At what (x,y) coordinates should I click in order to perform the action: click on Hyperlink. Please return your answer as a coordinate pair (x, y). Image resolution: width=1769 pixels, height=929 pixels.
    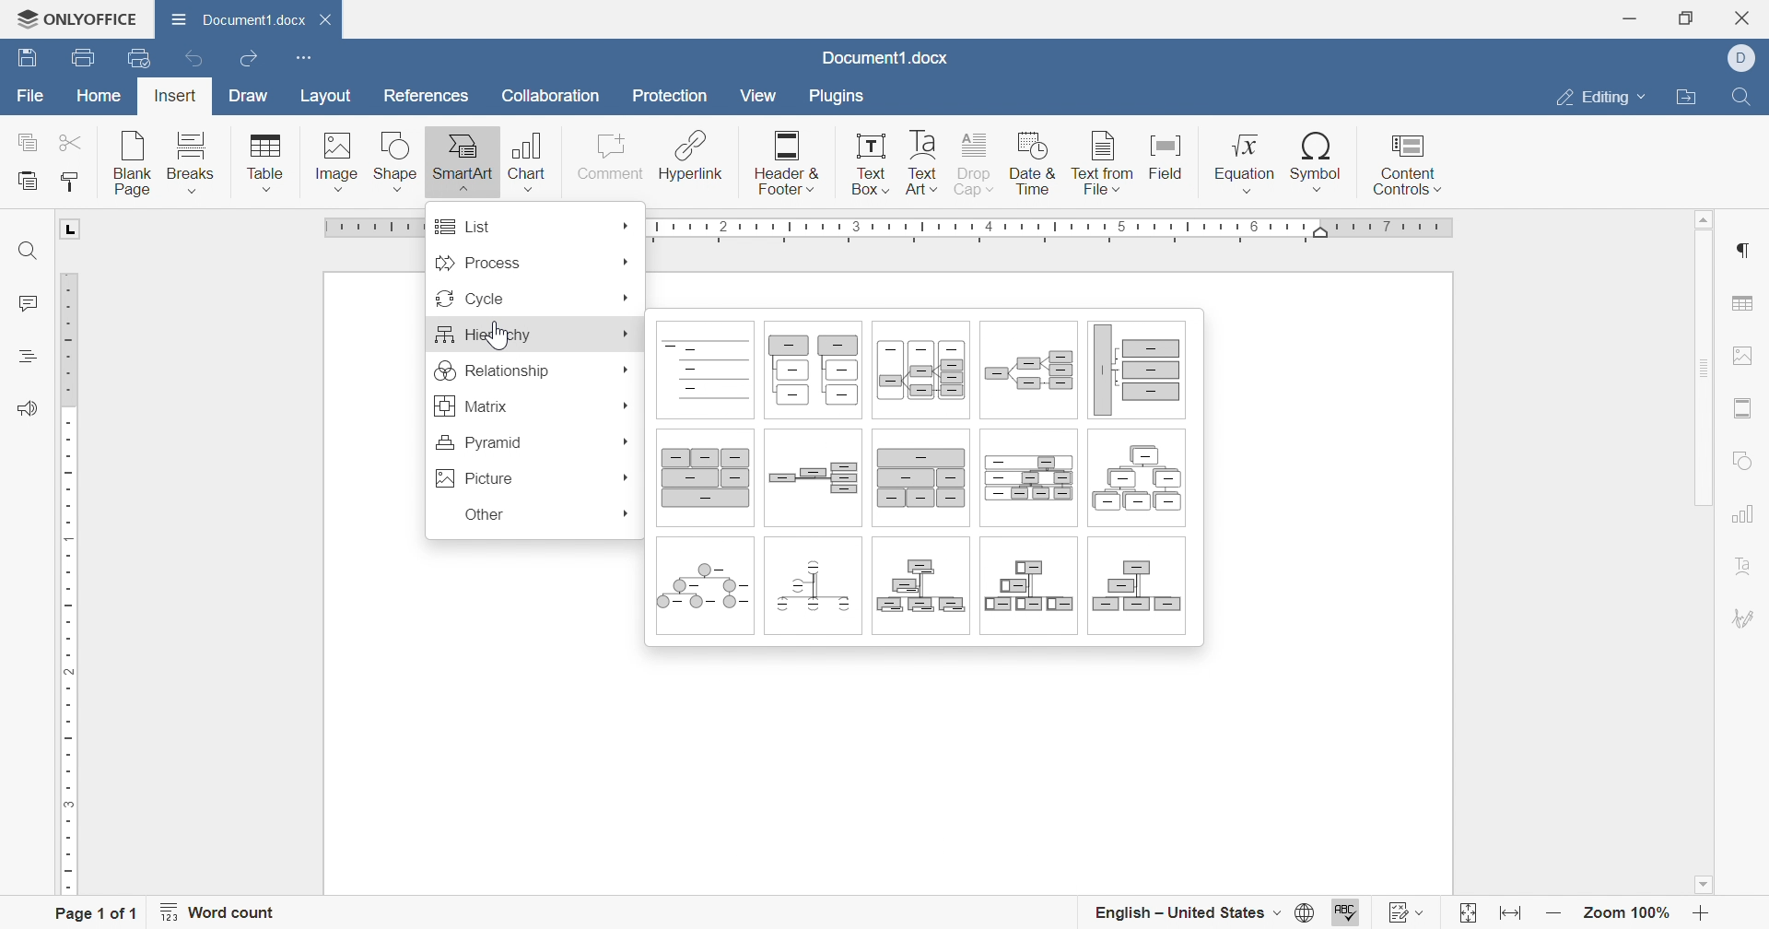
    Looking at the image, I should click on (690, 158).